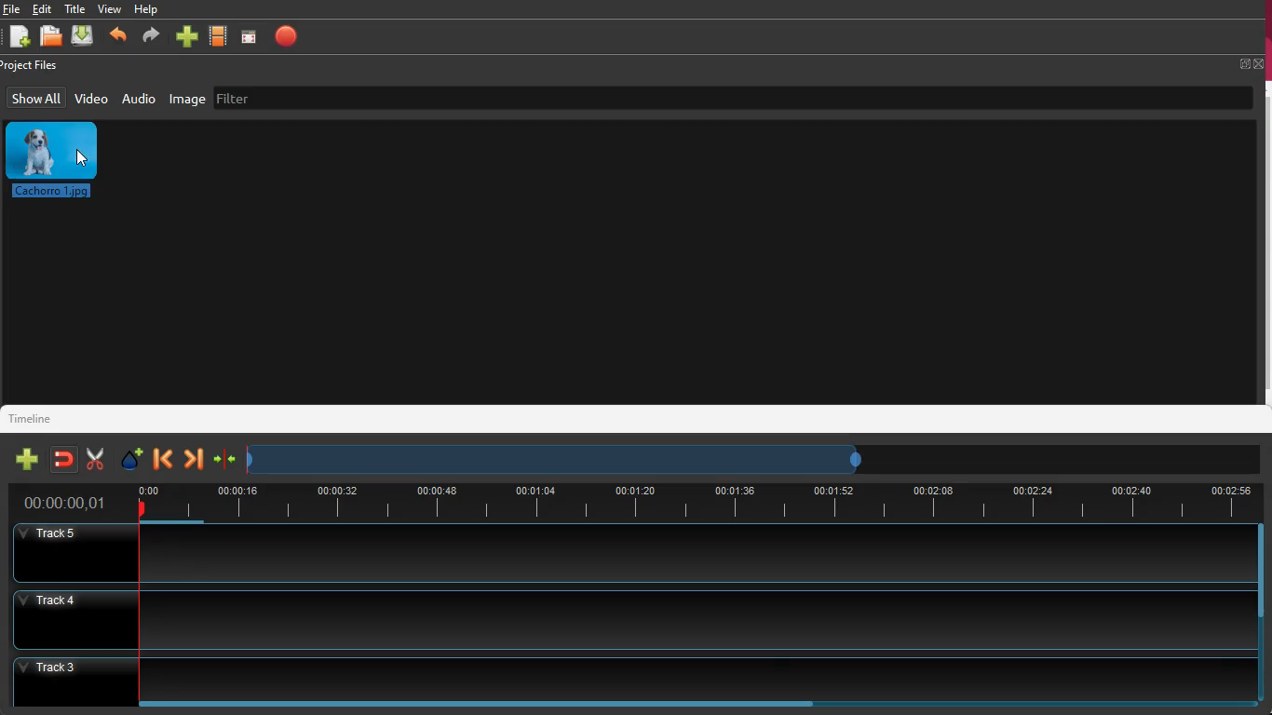 The height and width of the screenshot is (715, 1272). Describe the element at coordinates (141, 99) in the screenshot. I see `audio` at that location.